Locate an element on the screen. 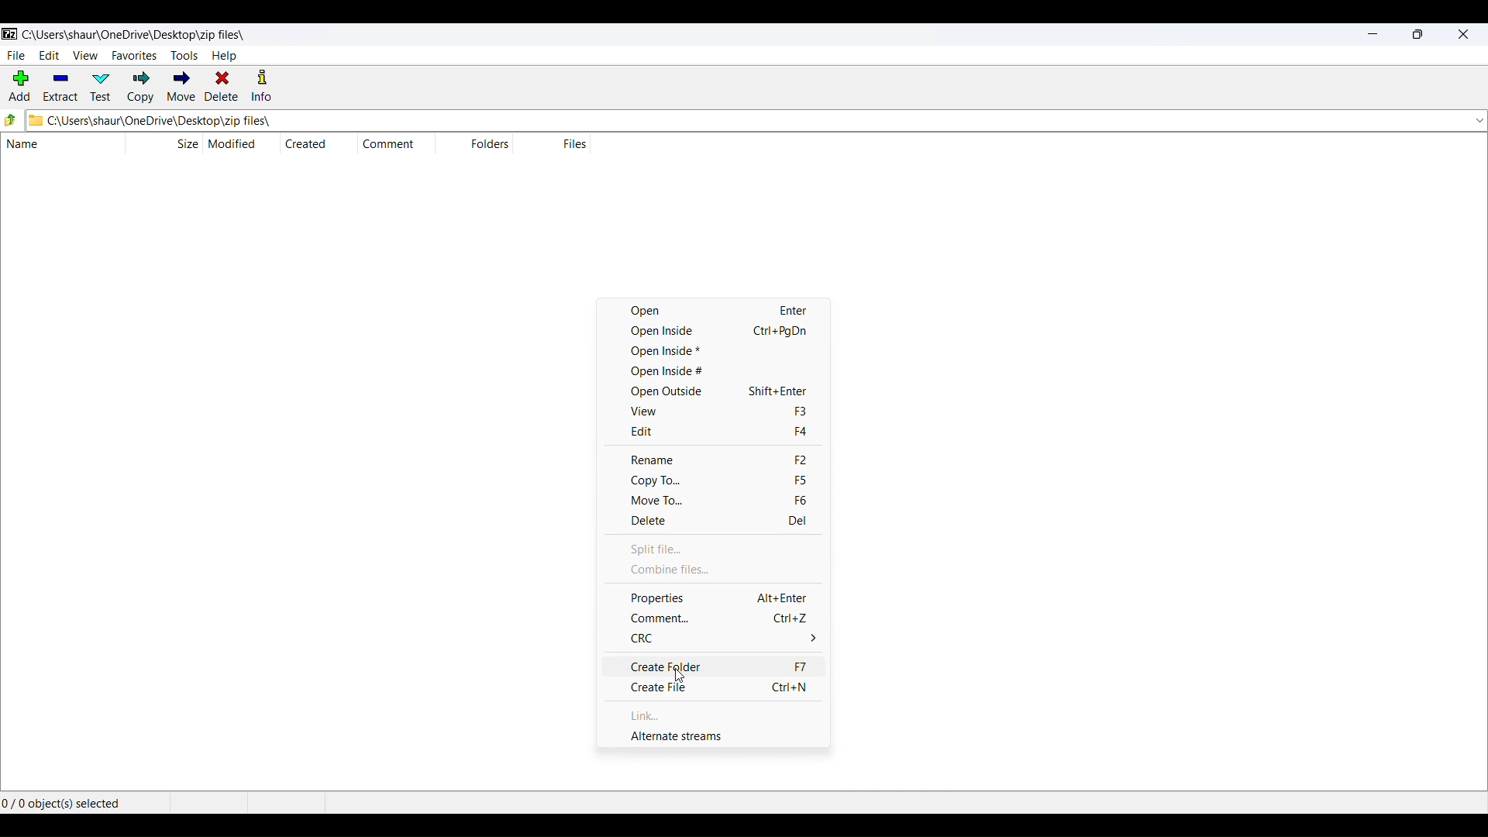  TOOLS is located at coordinates (184, 56).